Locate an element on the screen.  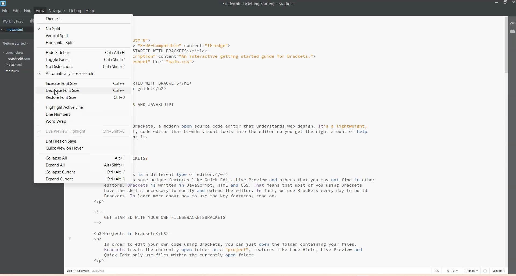
Python is located at coordinates (472, 271).